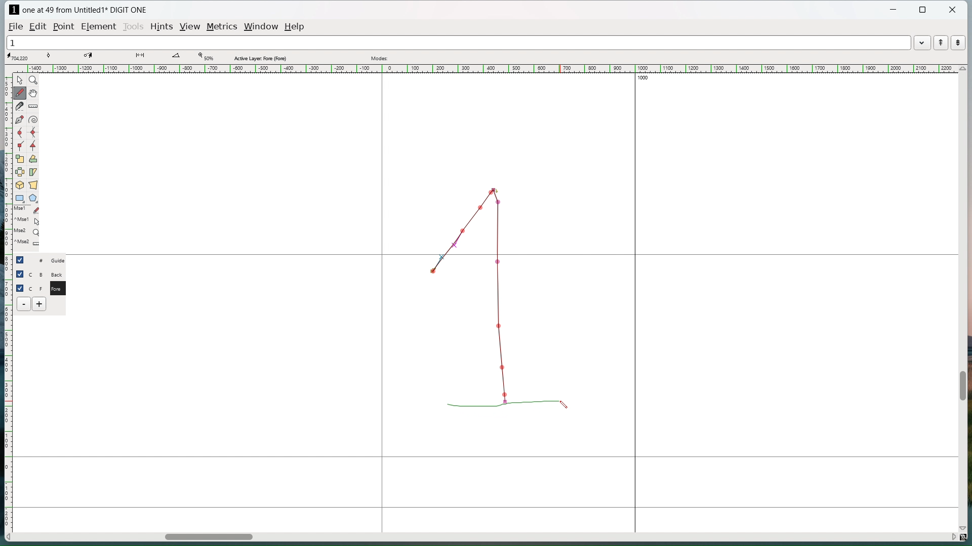 The width and height of the screenshot is (972, 546). Describe the element at coordinates (962, 69) in the screenshot. I see `scroll up` at that location.